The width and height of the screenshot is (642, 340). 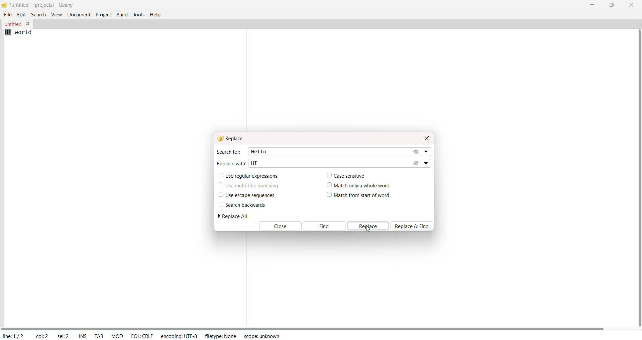 I want to click on case sensitive, so click(x=344, y=175).